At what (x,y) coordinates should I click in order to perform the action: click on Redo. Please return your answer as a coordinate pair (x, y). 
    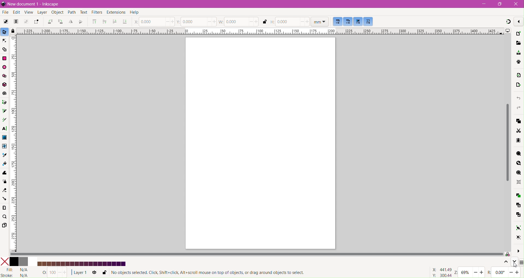
    Looking at the image, I should click on (519, 108).